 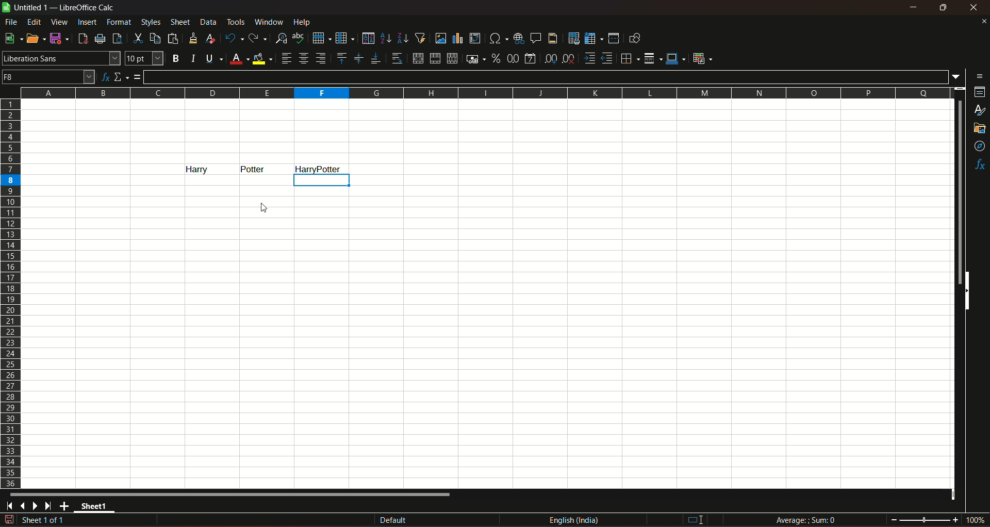 What do you see at coordinates (239, 59) in the screenshot?
I see `font color` at bounding box center [239, 59].